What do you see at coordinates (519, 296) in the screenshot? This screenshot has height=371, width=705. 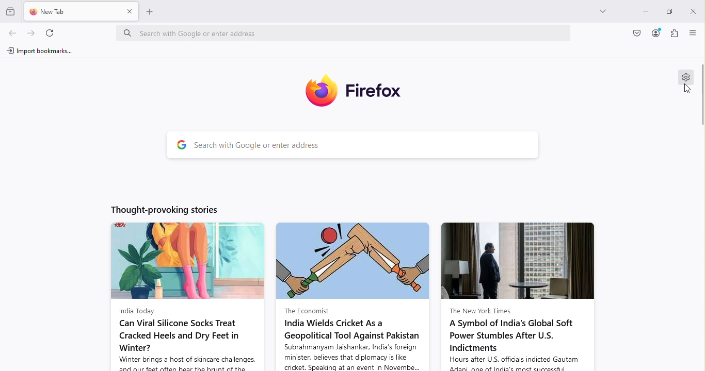 I see `news article by the new york times` at bounding box center [519, 296].